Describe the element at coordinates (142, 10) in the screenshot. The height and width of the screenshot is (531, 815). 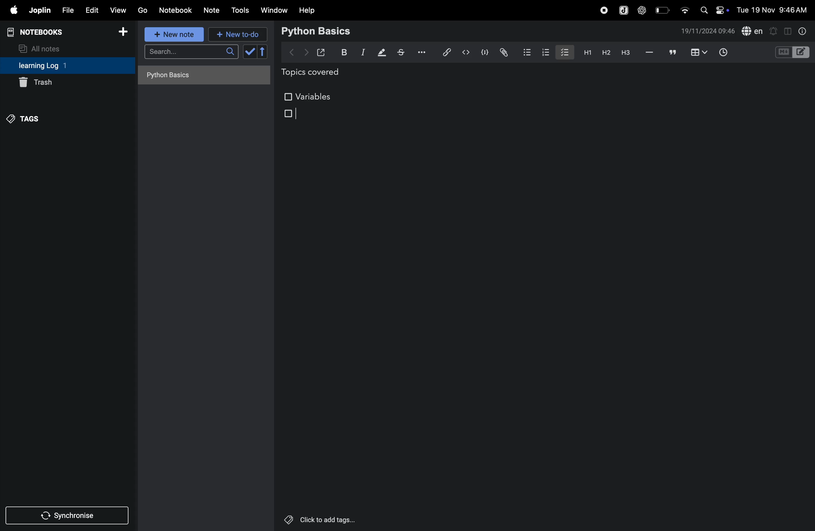
I see `go` at that location.